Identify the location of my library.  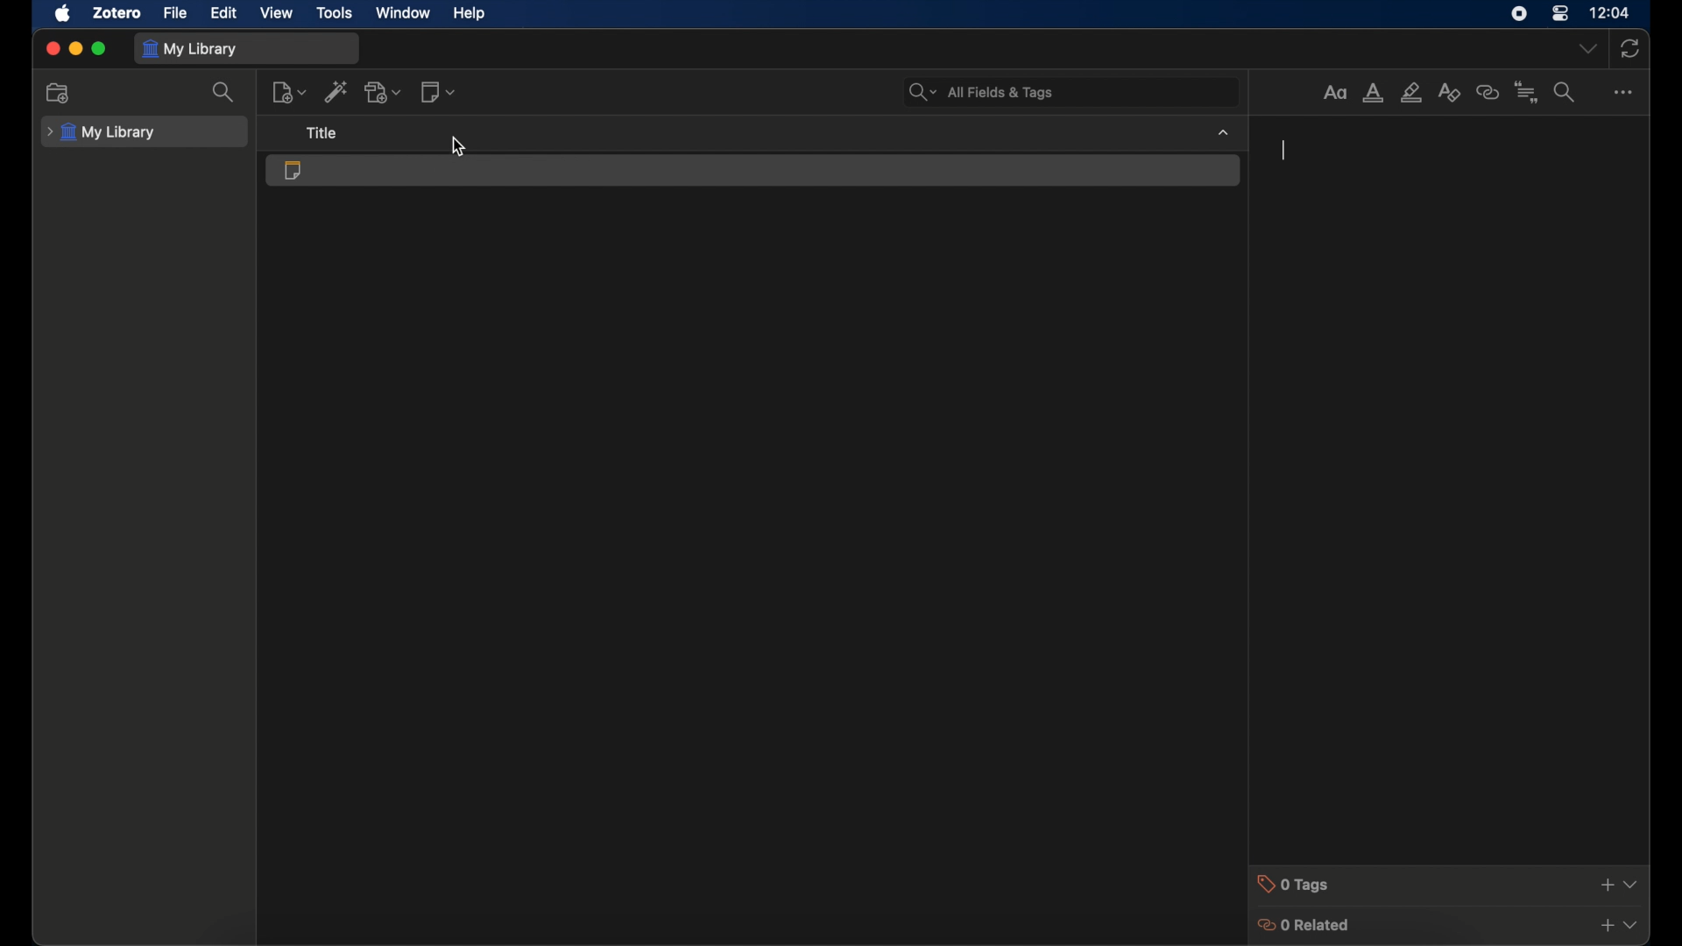
(190, 49).